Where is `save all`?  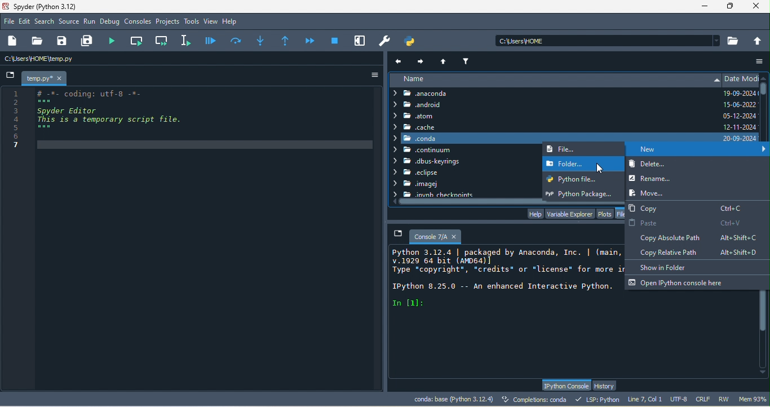
save all is located at coordinates (89, 41).